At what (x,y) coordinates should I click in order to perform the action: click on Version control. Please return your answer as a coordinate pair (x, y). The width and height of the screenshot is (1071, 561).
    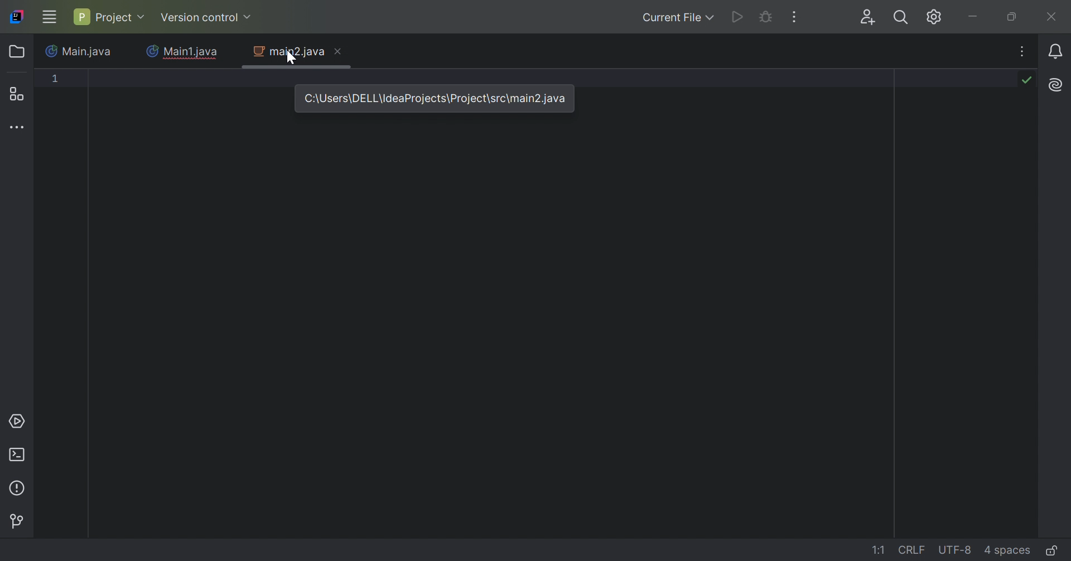
    Looking at the image, I should click on (19, 523).